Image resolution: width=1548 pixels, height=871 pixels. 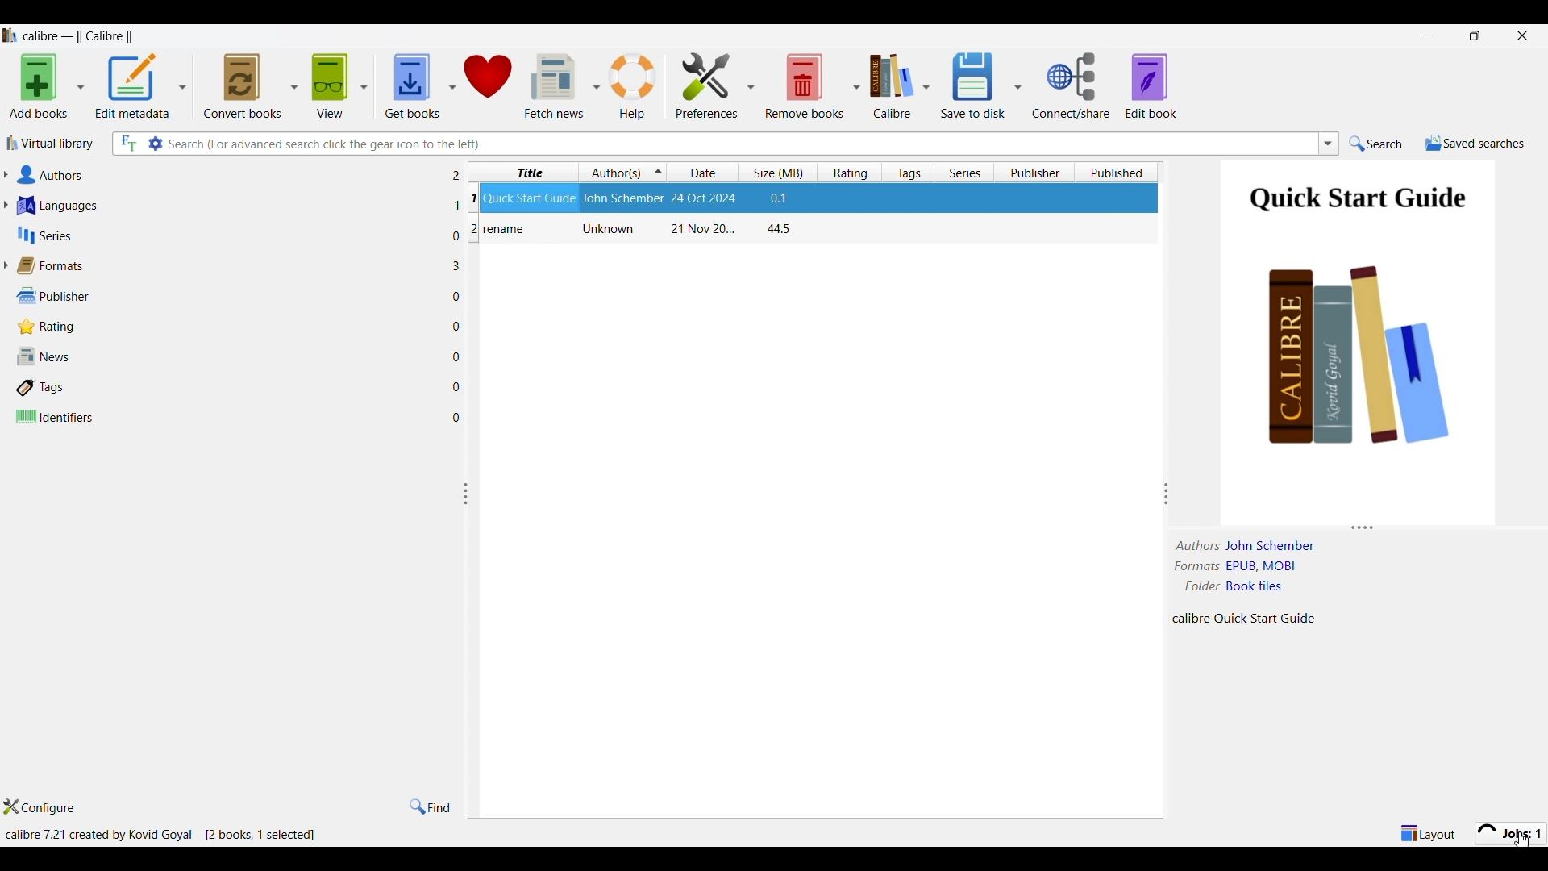 I want to click on List searches, so click(x=1329, y=144).